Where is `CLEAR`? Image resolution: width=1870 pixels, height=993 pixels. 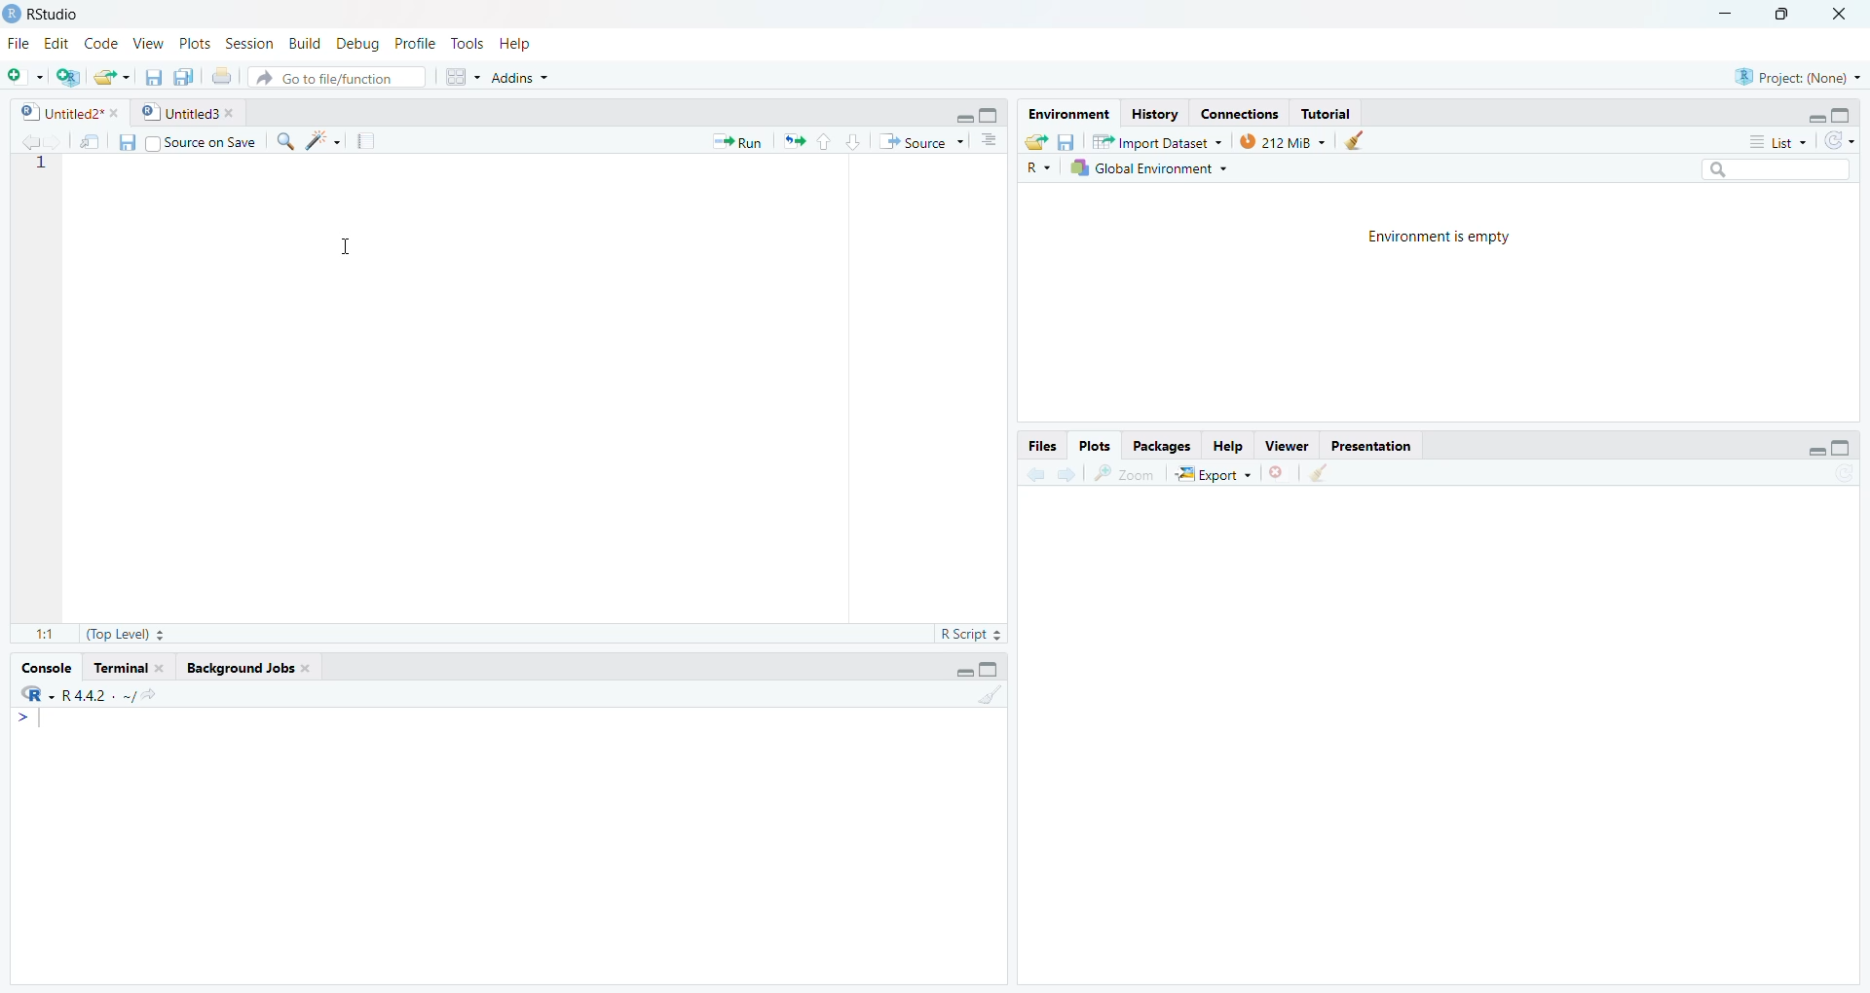
CLEAR is located at coordinates (1328, 474).